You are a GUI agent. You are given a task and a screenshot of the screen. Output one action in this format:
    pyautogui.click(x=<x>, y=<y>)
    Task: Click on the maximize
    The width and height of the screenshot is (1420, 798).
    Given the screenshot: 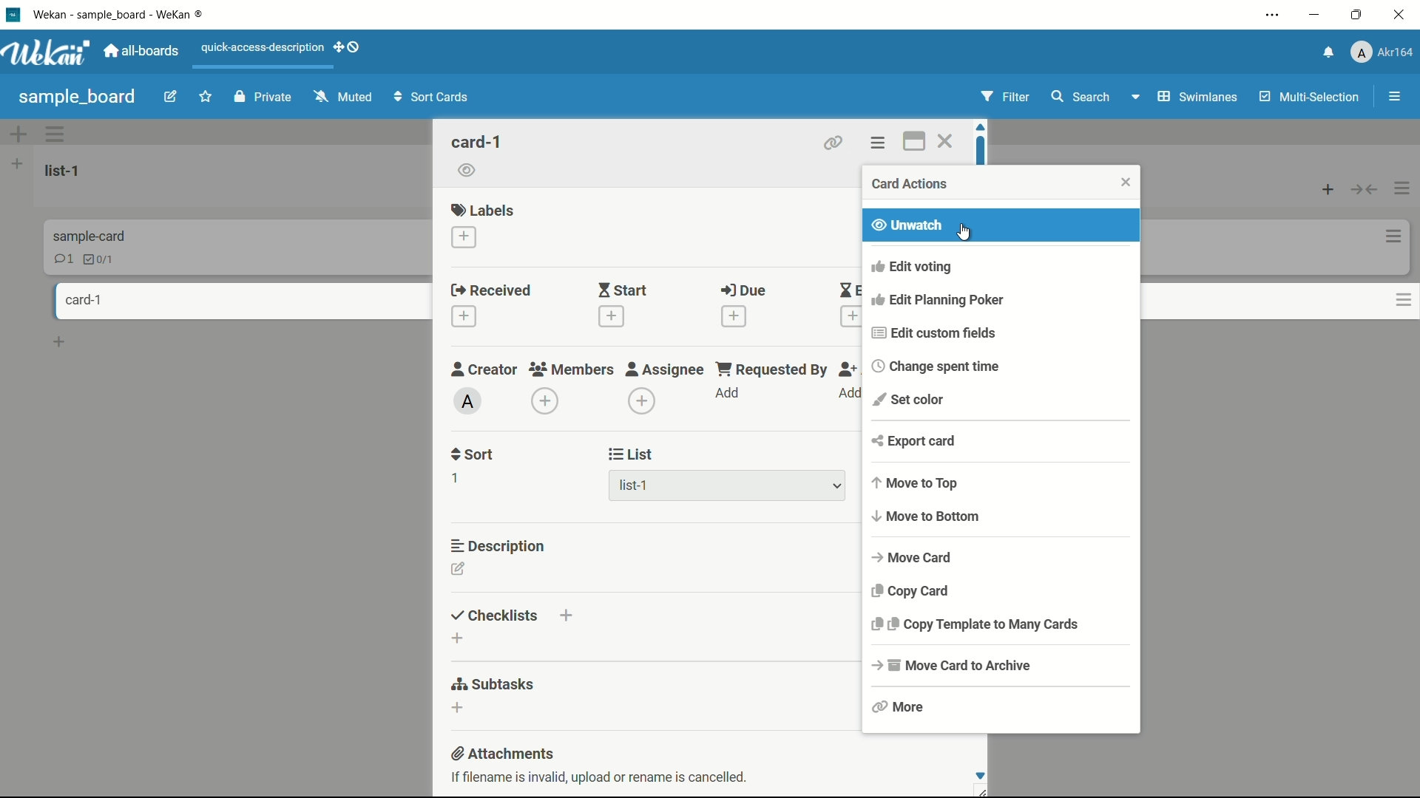 What is the action you would take?
    pyautogui.click(x=1355, y=16)
    